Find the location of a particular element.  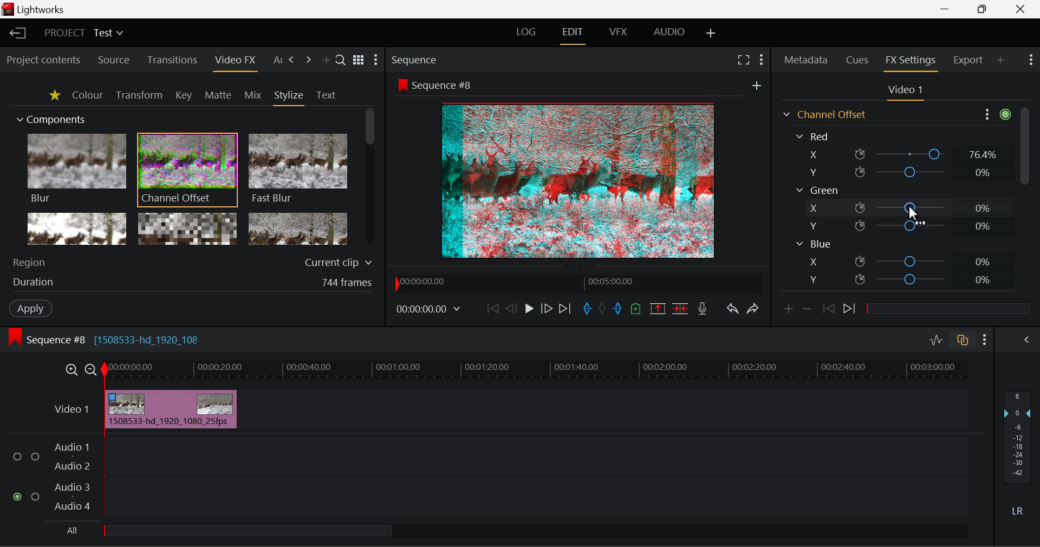

Apply is located at coordinates (31, 309).